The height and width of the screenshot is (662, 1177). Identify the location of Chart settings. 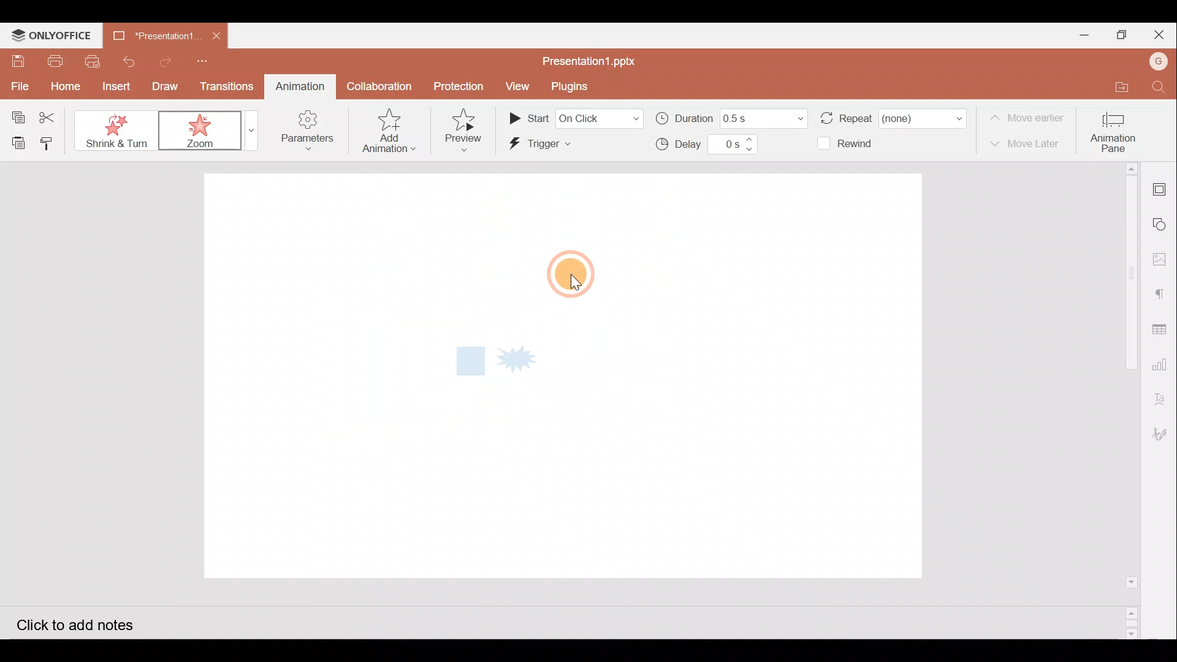
(1162, 363).